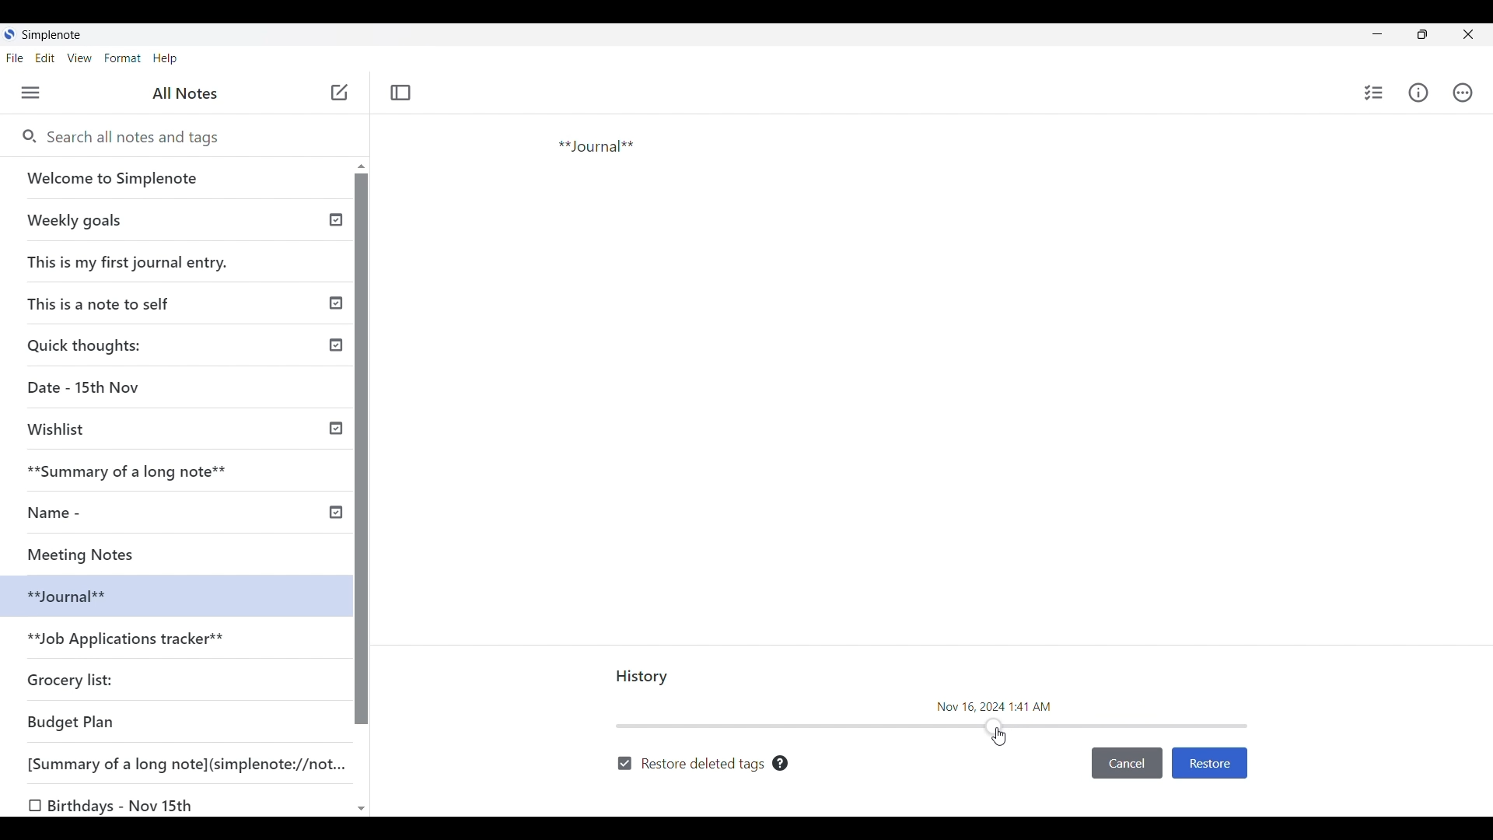 The height and width of the screenshot is (840, 1493). What do you see at coordinates (171, 594) in the screenshot?
I see `selected note` at bounding box center [171, 594].